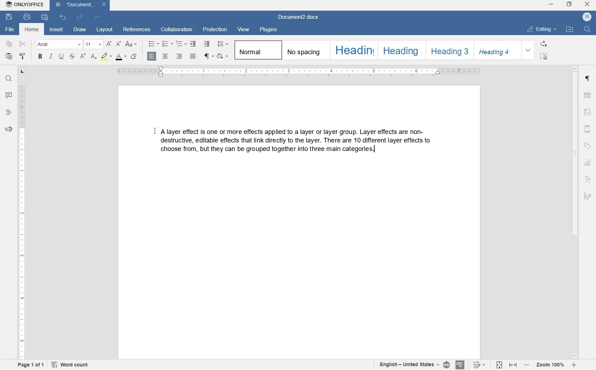 Image resolution: width=596 pixels, height=370 pixels. What do you see at coordinates (137, 30) in the screenshot?
I see `references` at bounding box center [137, 30].